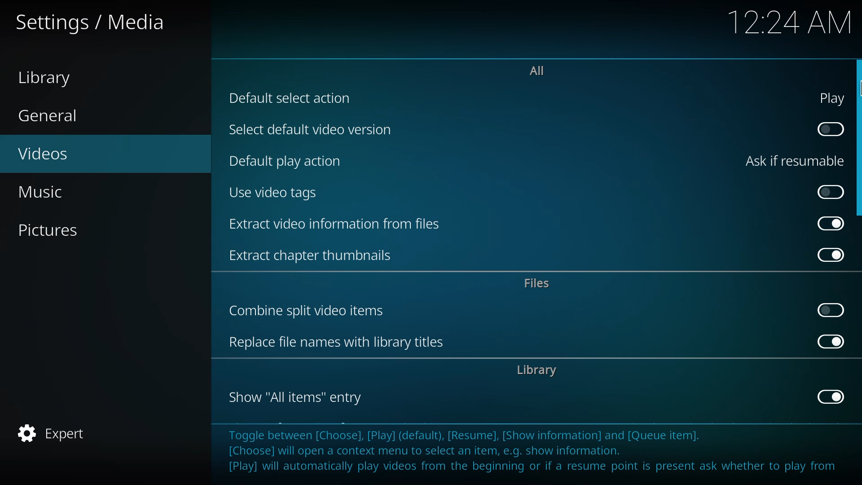 This screenshot has height=485, width=862. Describe the element at coordinates (311, 309) in the screenshot. I see `combine split video items` at that location.